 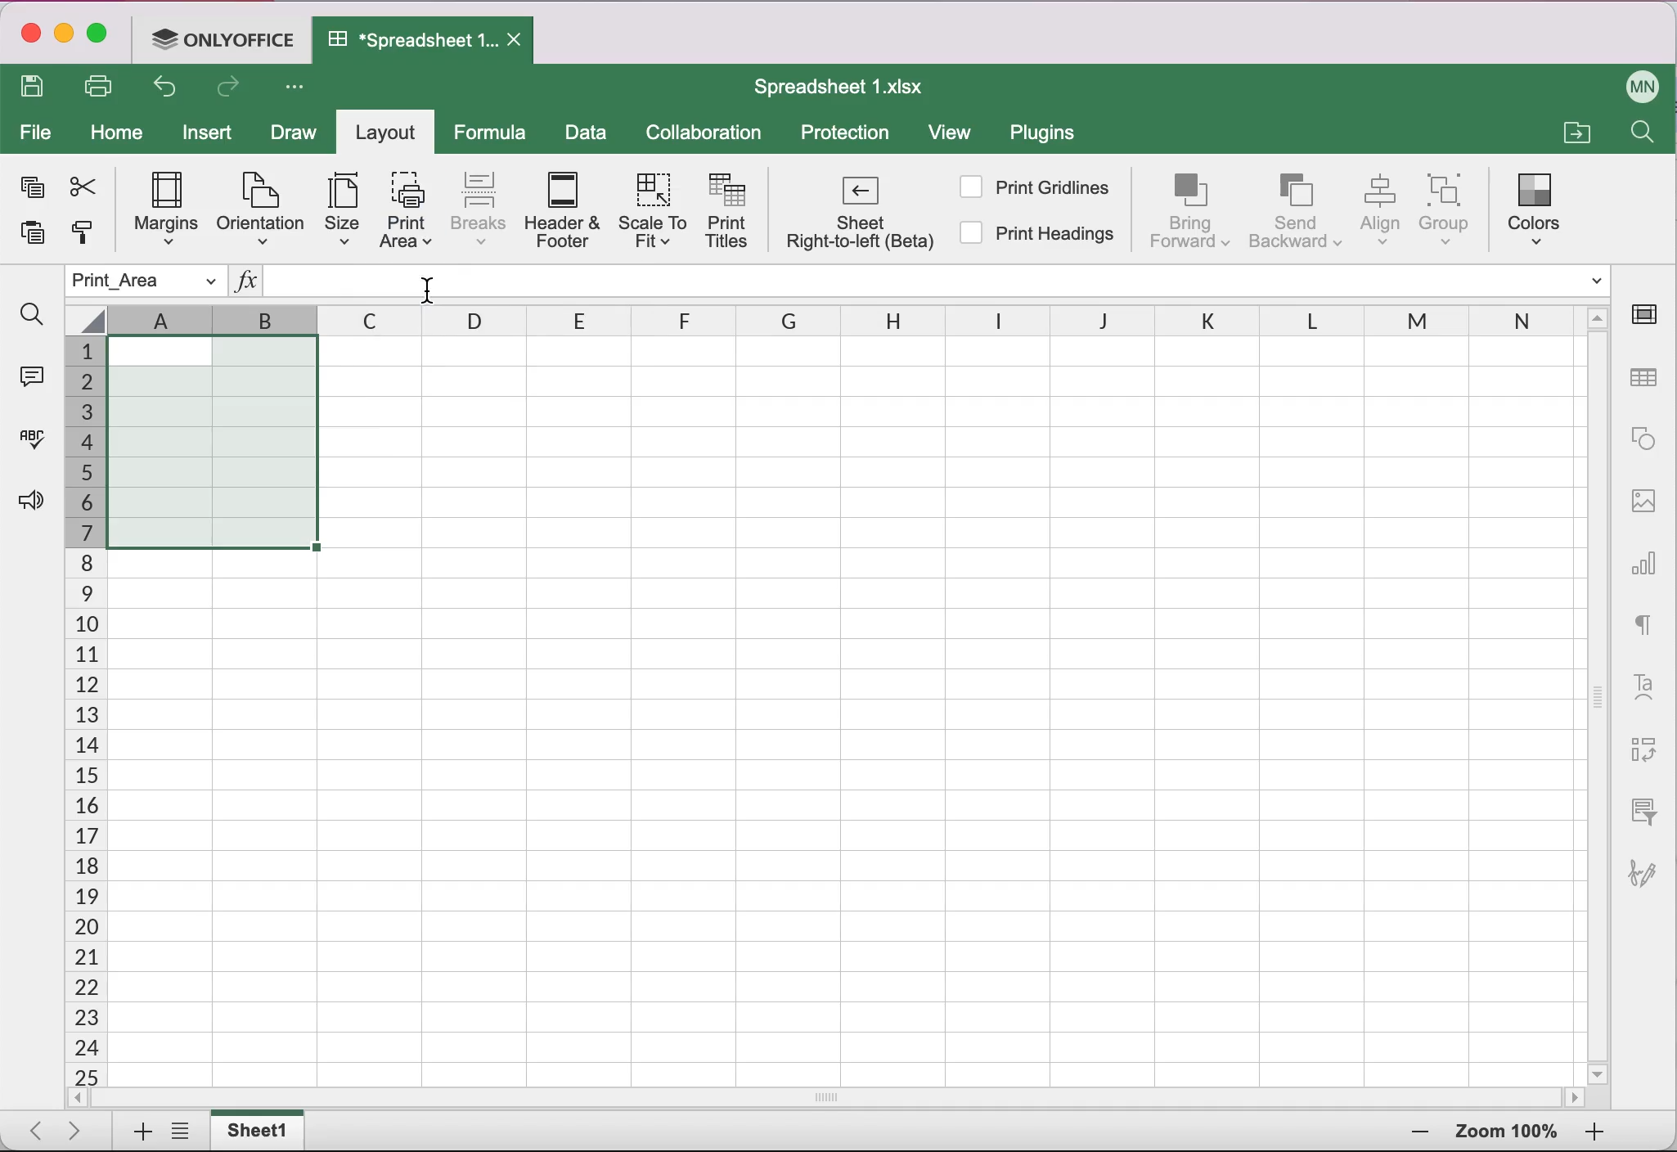 I want to click on print, so click(x=105, y=86).